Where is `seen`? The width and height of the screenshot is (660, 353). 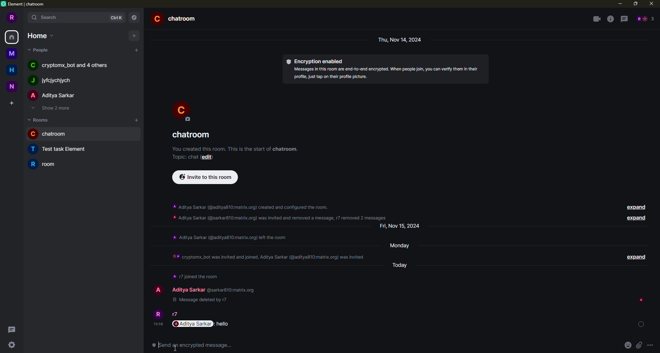
seen is located at coordinates (642, 300).